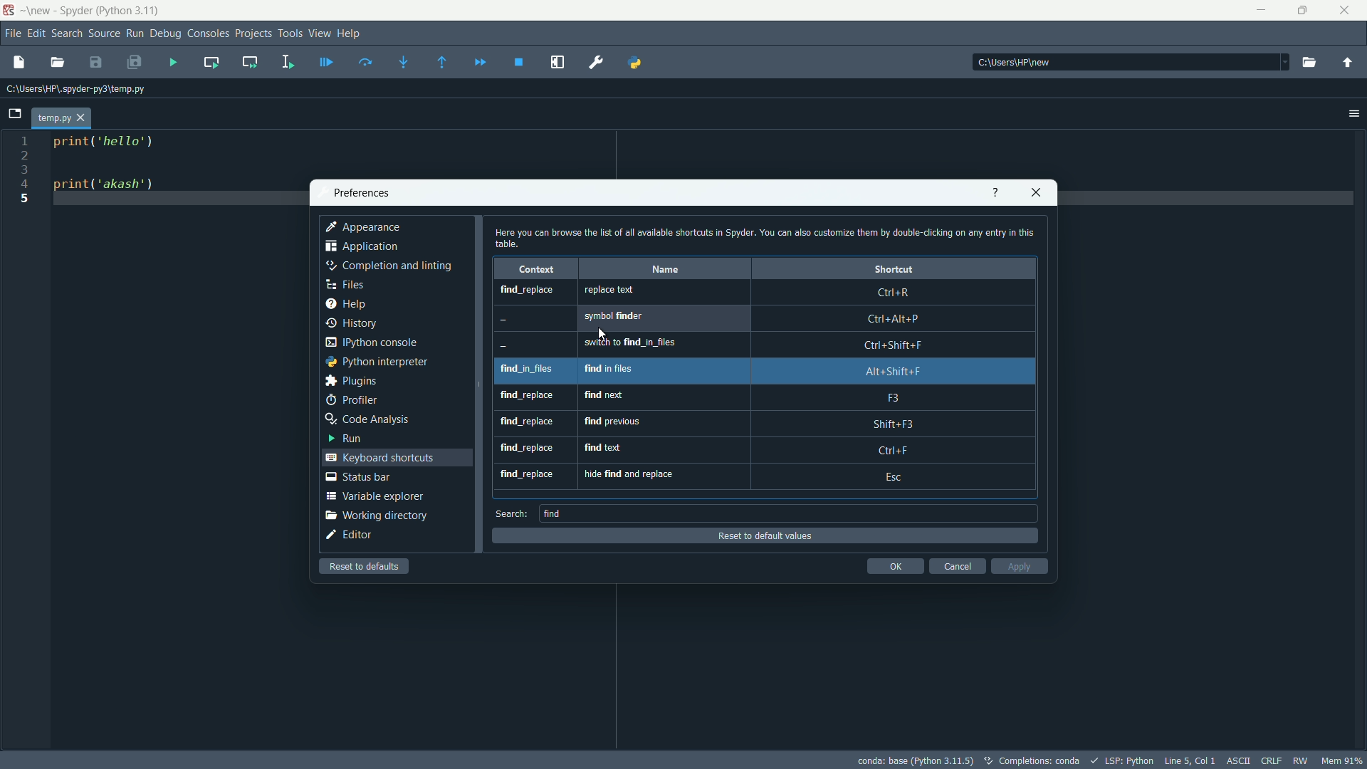  What do you see at coordinates (911, 763) in the screenshot?
I see `conda: base (Python 3.11.5)` at bounding box center [911, 763].